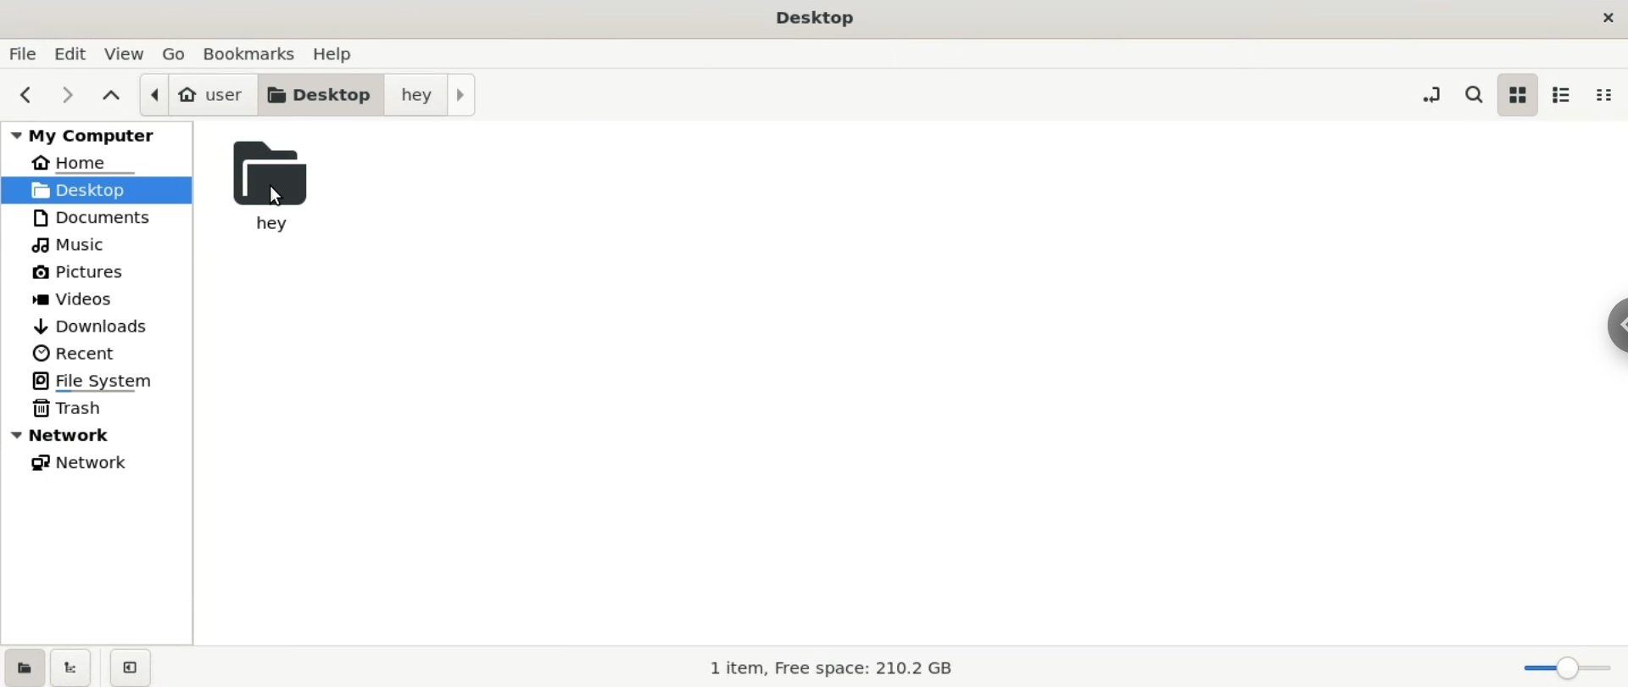  I want to click on hey, so click(432, 95).